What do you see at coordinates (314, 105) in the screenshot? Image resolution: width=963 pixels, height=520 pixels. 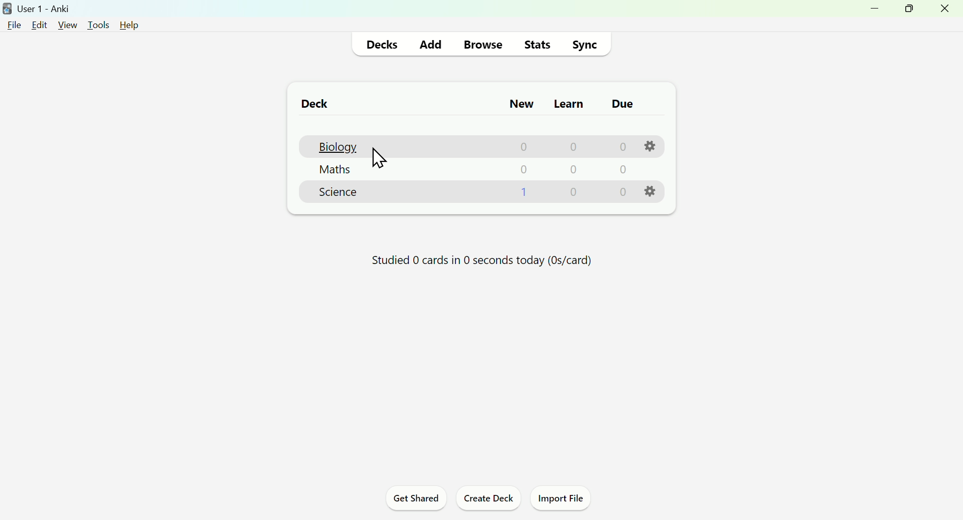 I see `Deck` at bounding box center [314, 105].